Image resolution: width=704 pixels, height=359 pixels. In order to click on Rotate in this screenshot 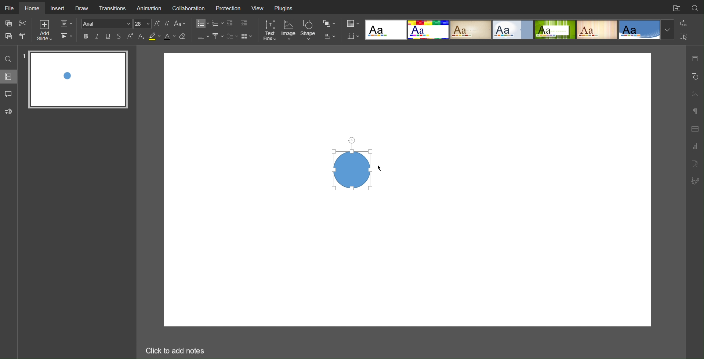, I will do `click(351, 139)`.